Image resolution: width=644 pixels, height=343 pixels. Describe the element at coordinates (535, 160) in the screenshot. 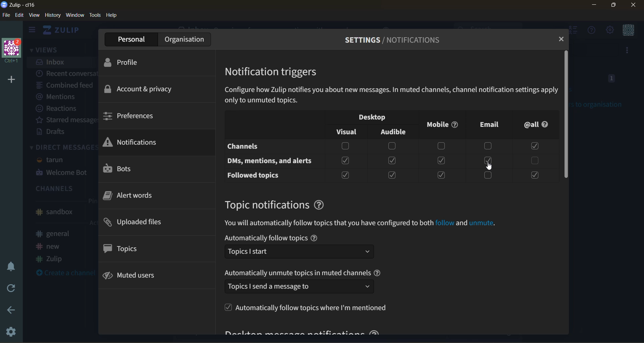

I see `checkbox` at that location.